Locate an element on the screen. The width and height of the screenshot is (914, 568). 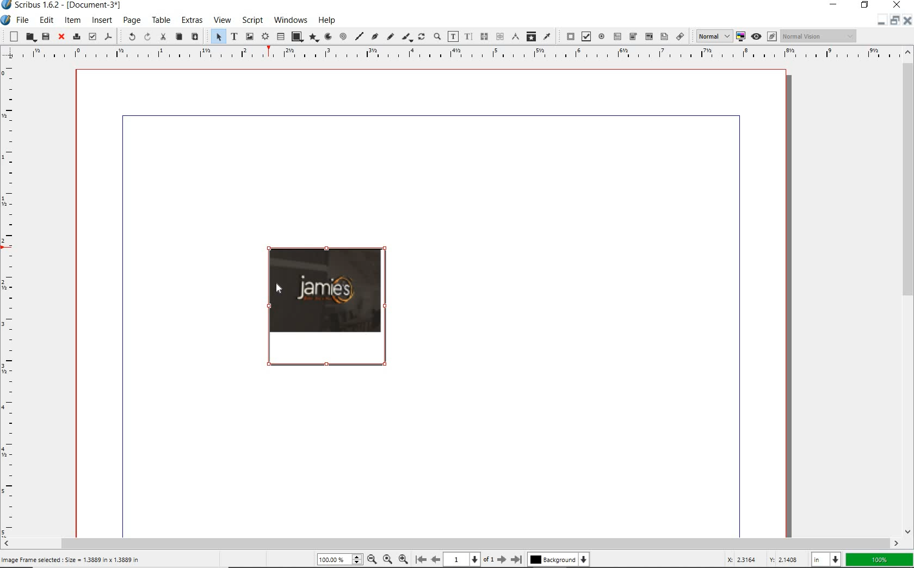
cut is located at coordinates (163, 38).